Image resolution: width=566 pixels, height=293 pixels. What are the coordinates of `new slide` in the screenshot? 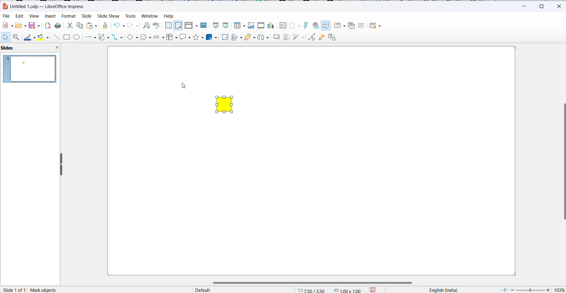 It's located at (340, 26).